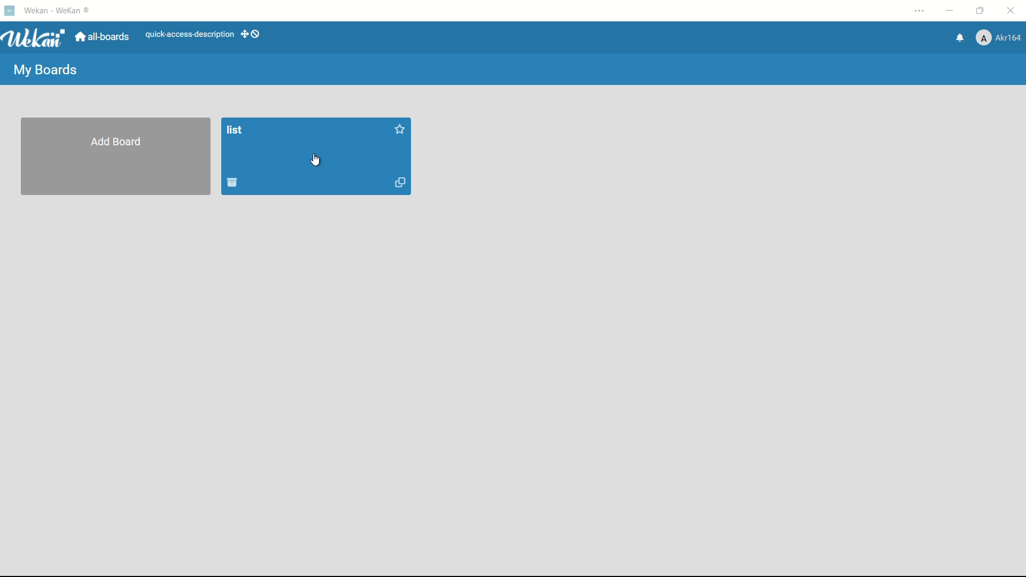 The width and height of the screenshot is (1026, 577). What do you see at coordinates (960, 37) in the screenshot?
I see `notifications` at bounding box center [960, 37].